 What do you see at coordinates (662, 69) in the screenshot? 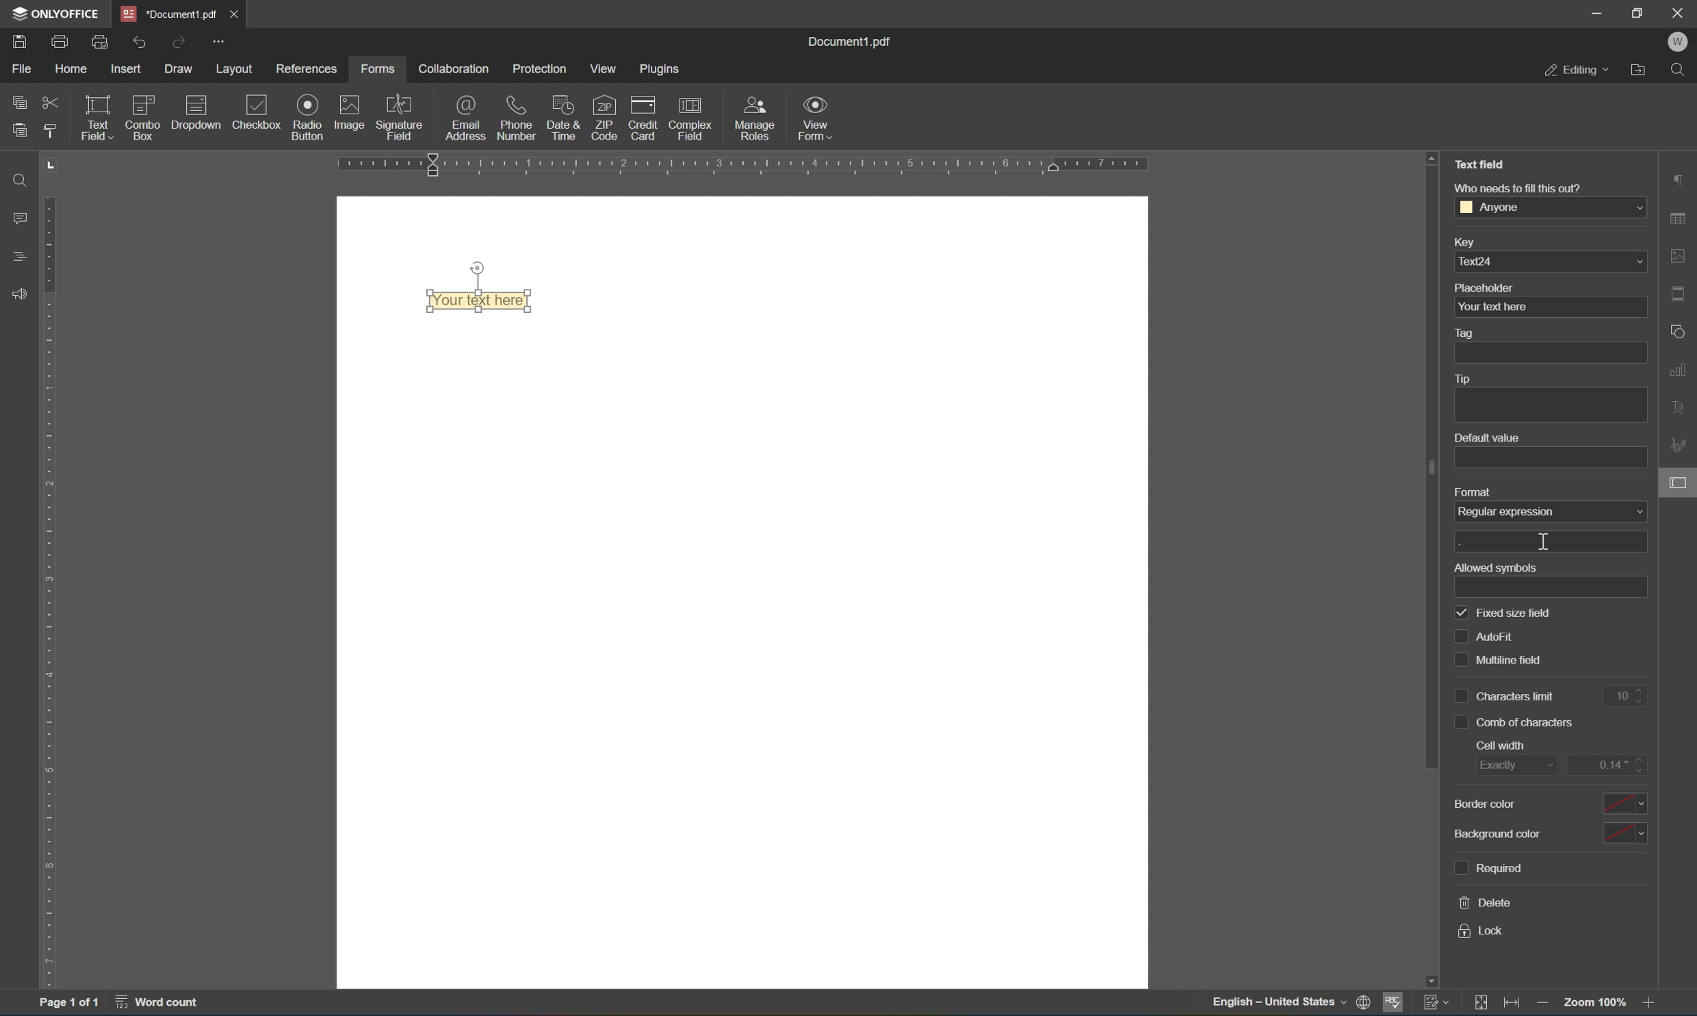
I see `plugins` at bounding box center [662, 69].